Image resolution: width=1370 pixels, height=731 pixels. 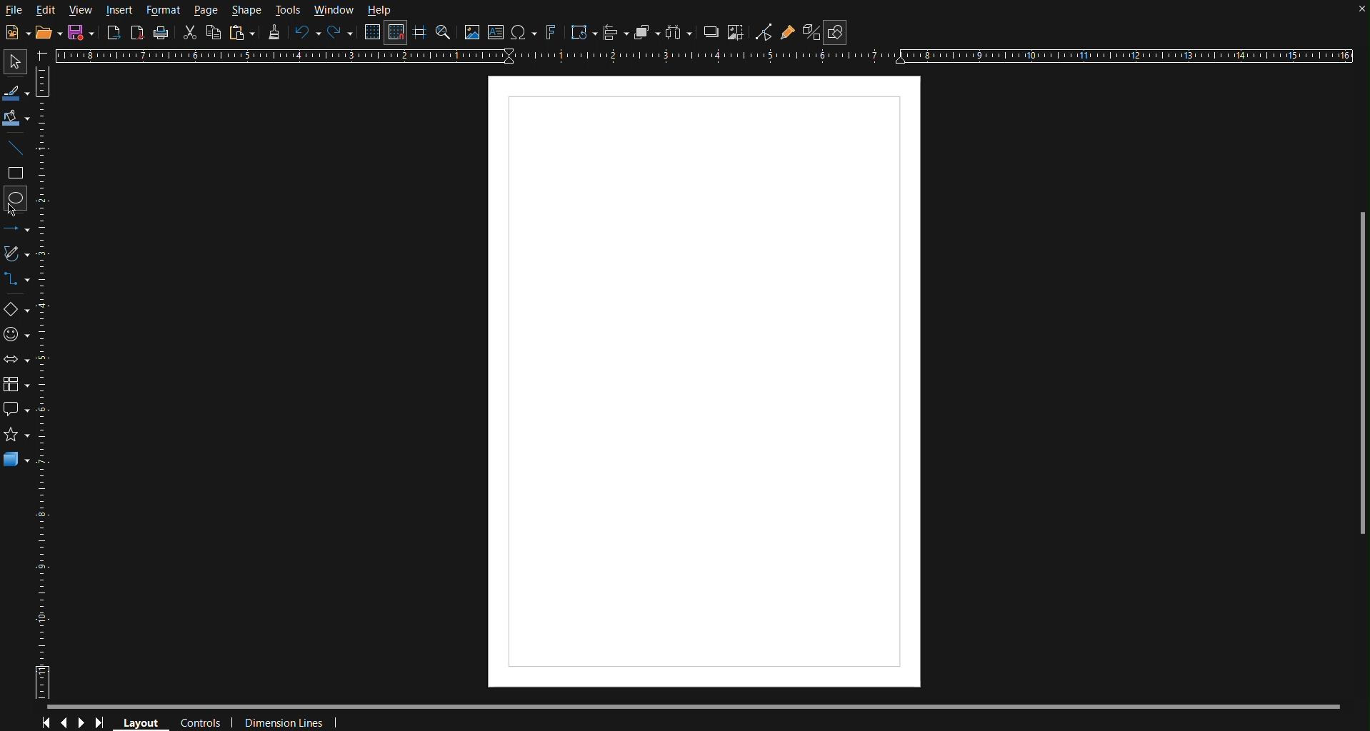 What do you see at coordinates (242, 33) in the screenshot?
I see `Paste` at bounding box center [242, 33].